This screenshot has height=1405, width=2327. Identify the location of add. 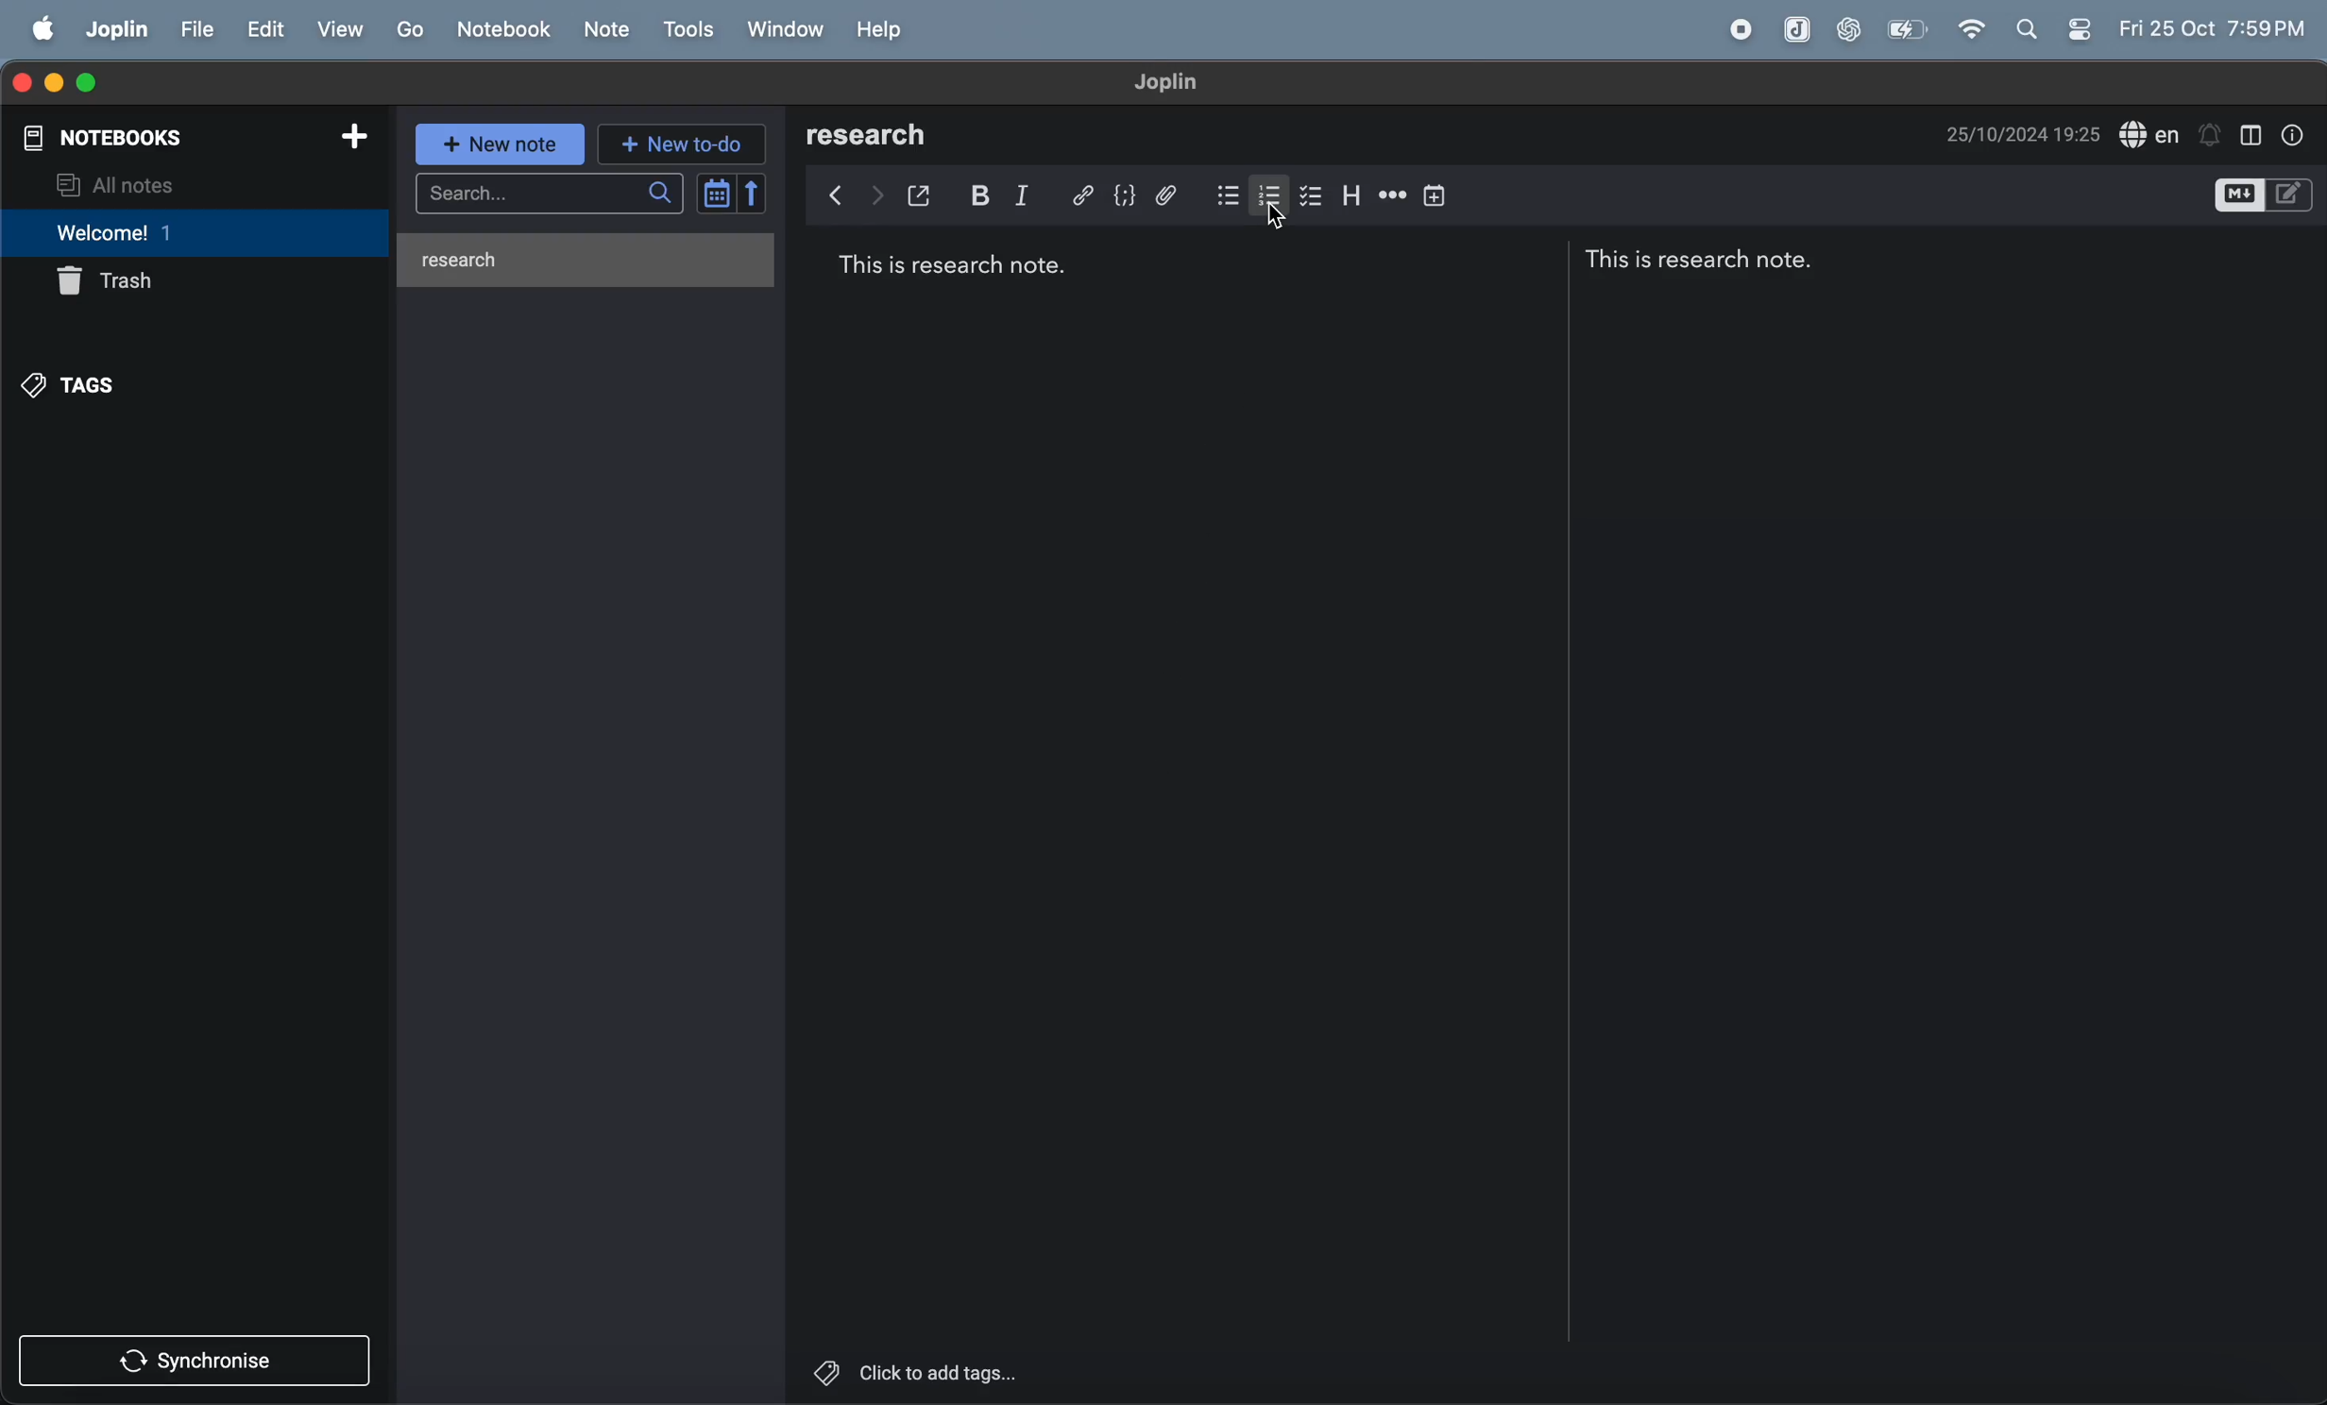
(344, 135).